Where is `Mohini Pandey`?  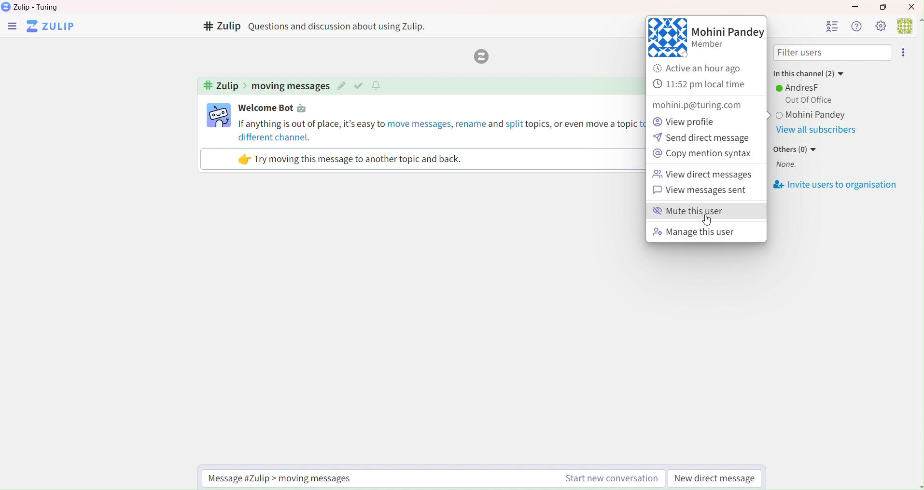
Mohini Pandey is located at coordinates (728, 32).